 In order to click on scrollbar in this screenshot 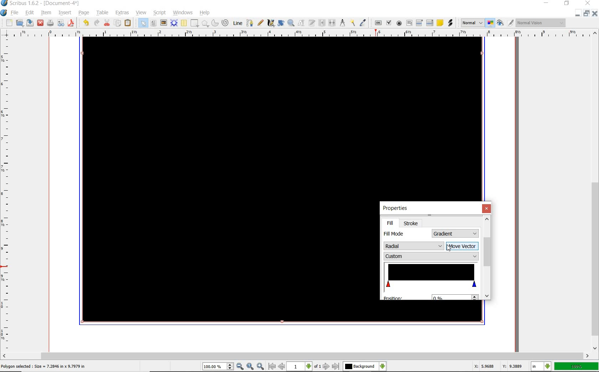, I will do `click(595, 191)`.